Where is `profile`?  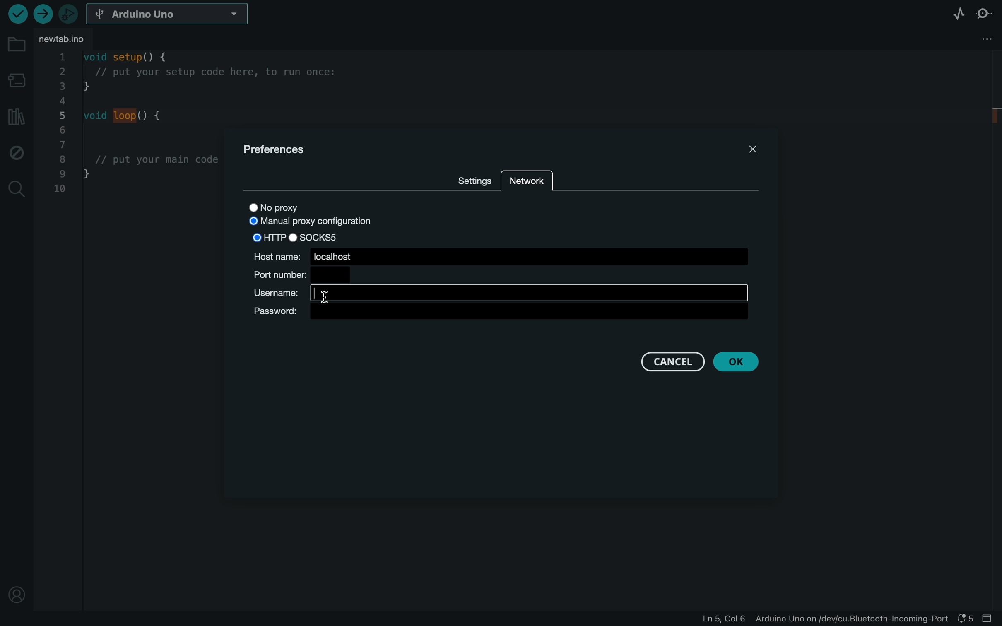 profile is located at coordinates (13, 591).